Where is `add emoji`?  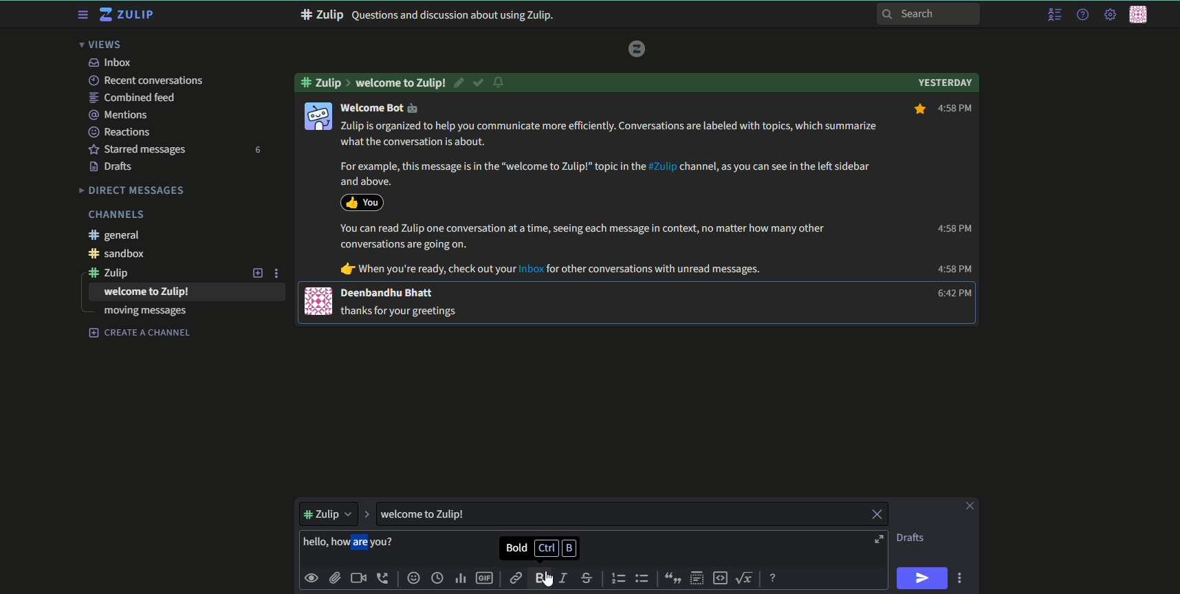 add emoji is located at coordinates (413, 578).